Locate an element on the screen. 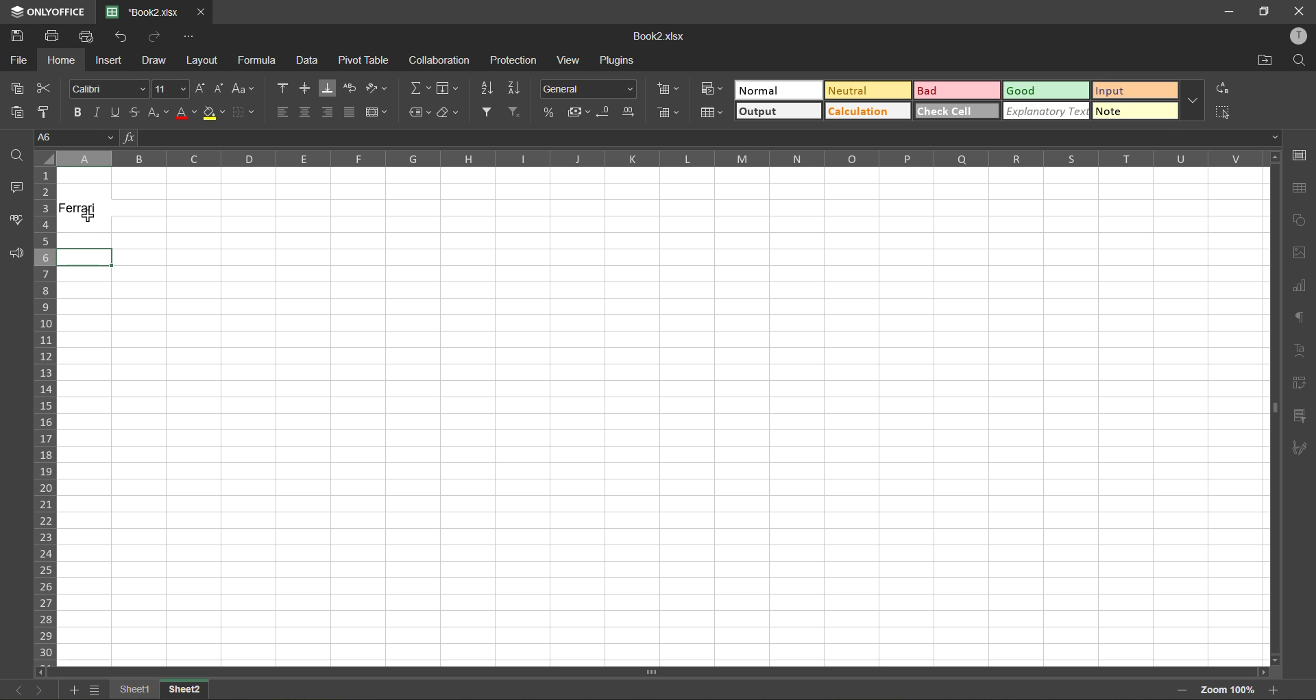 The image size is (1316, 700). normal is located at coordinates (777, 90).